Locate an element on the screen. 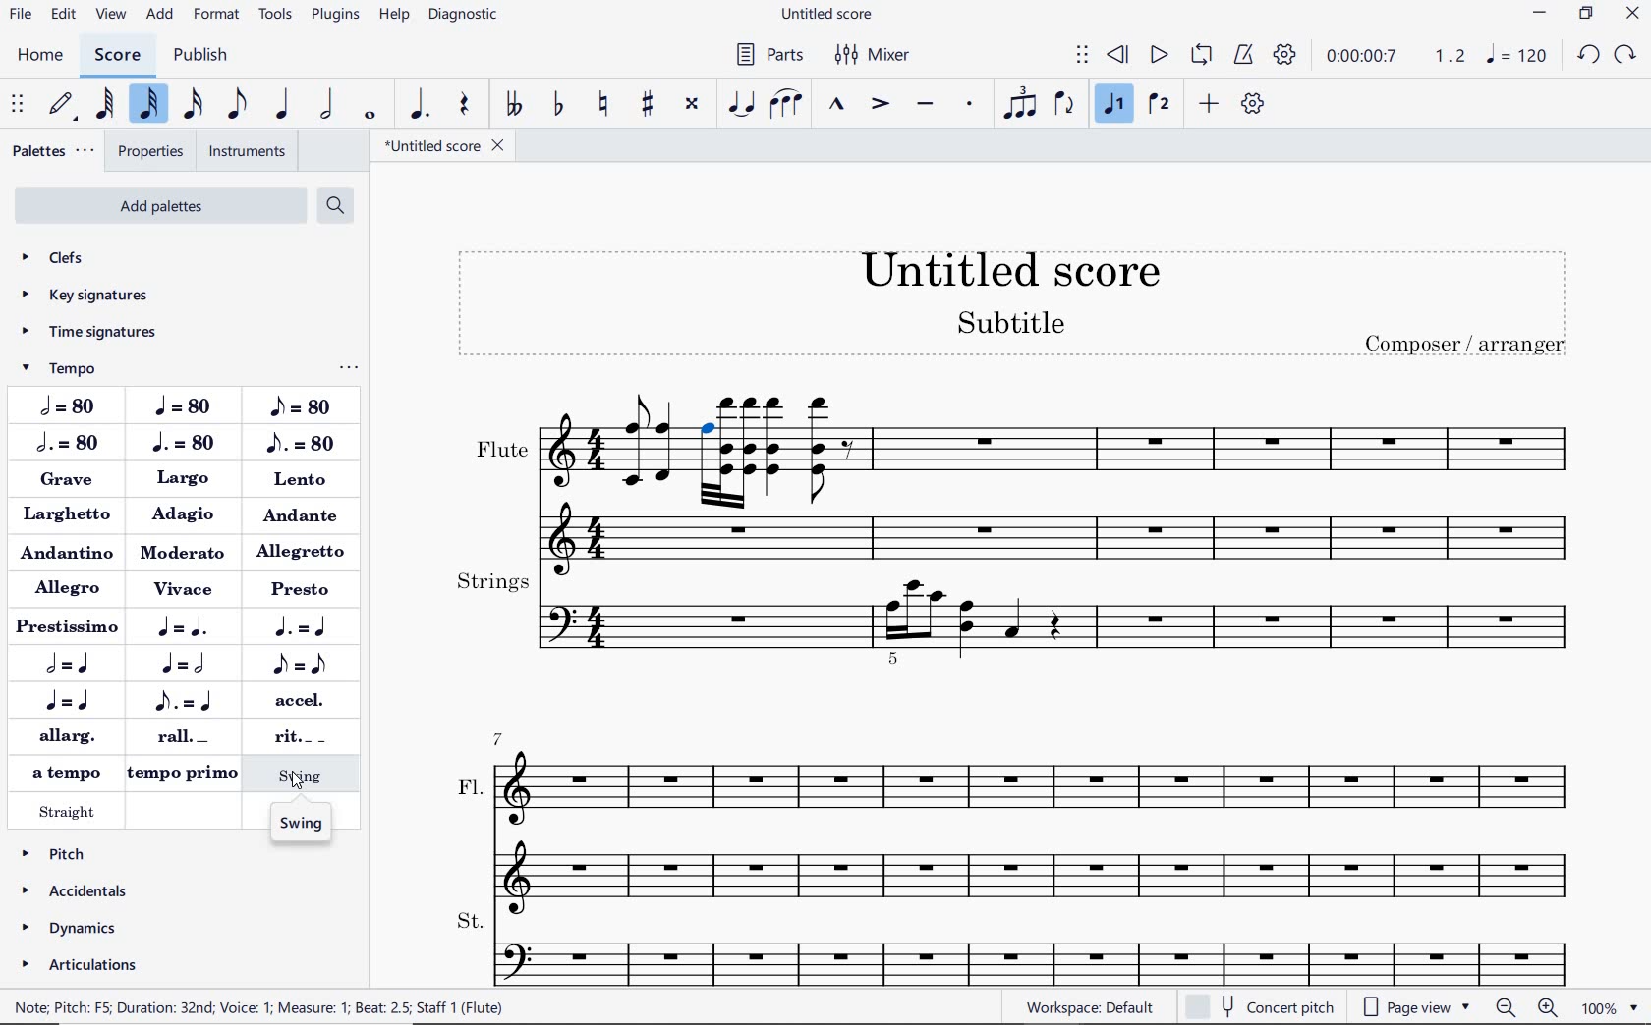  TUPLET is located at coordinates (1022, 105).